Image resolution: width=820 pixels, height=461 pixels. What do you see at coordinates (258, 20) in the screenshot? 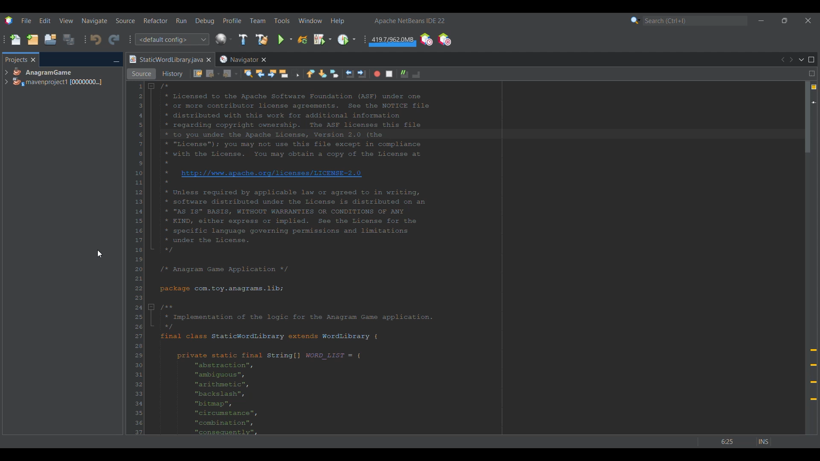
I see `Team menu` at bounding box center [258, 20].